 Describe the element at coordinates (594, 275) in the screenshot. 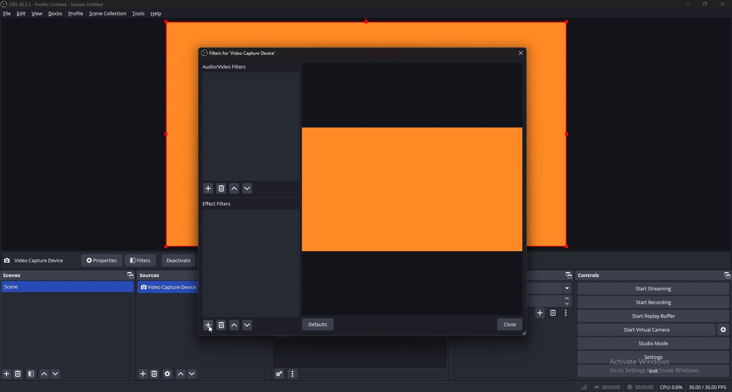

I see `controls` at that location.